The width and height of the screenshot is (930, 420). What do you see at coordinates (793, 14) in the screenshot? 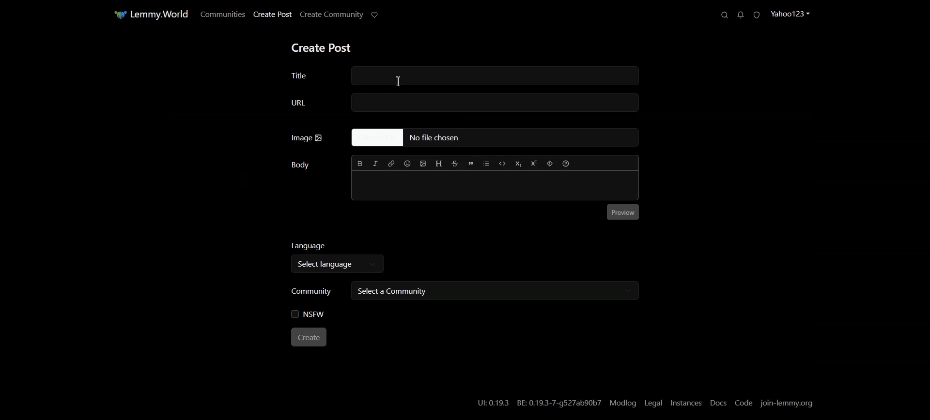
I see `Profile` at bounding box center [793, 14].